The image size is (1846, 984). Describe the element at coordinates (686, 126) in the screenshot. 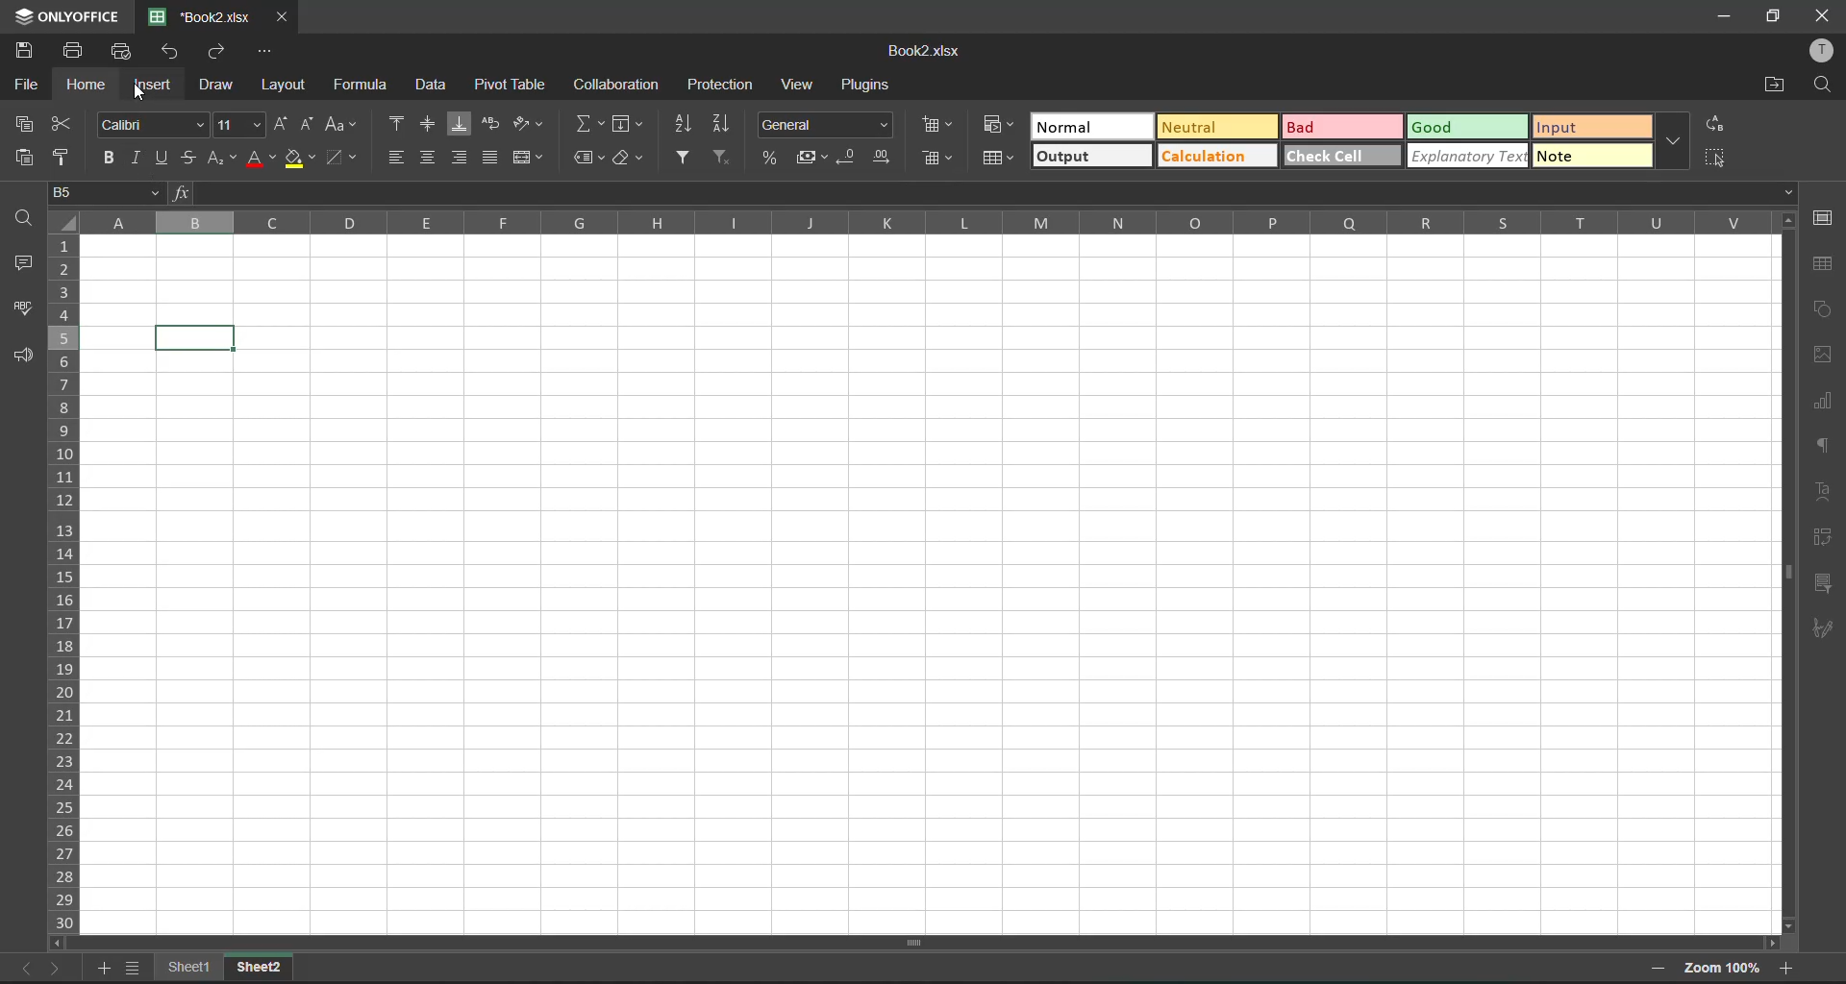

I see `sort ascending` at that location.